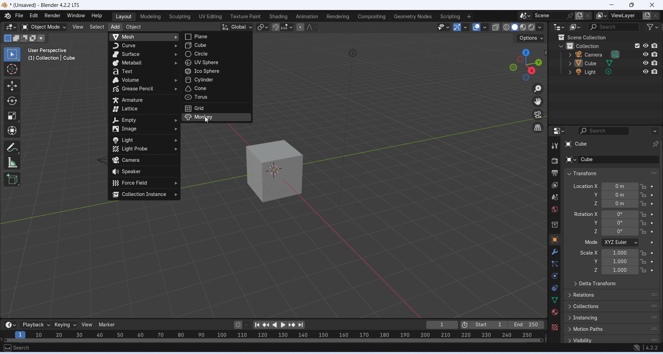 The width and height of the screenshot is (663, 354). What do you see at coordinates (652, 262) in the screenshot?
I see `animate property` at bounding box center [652, 262].